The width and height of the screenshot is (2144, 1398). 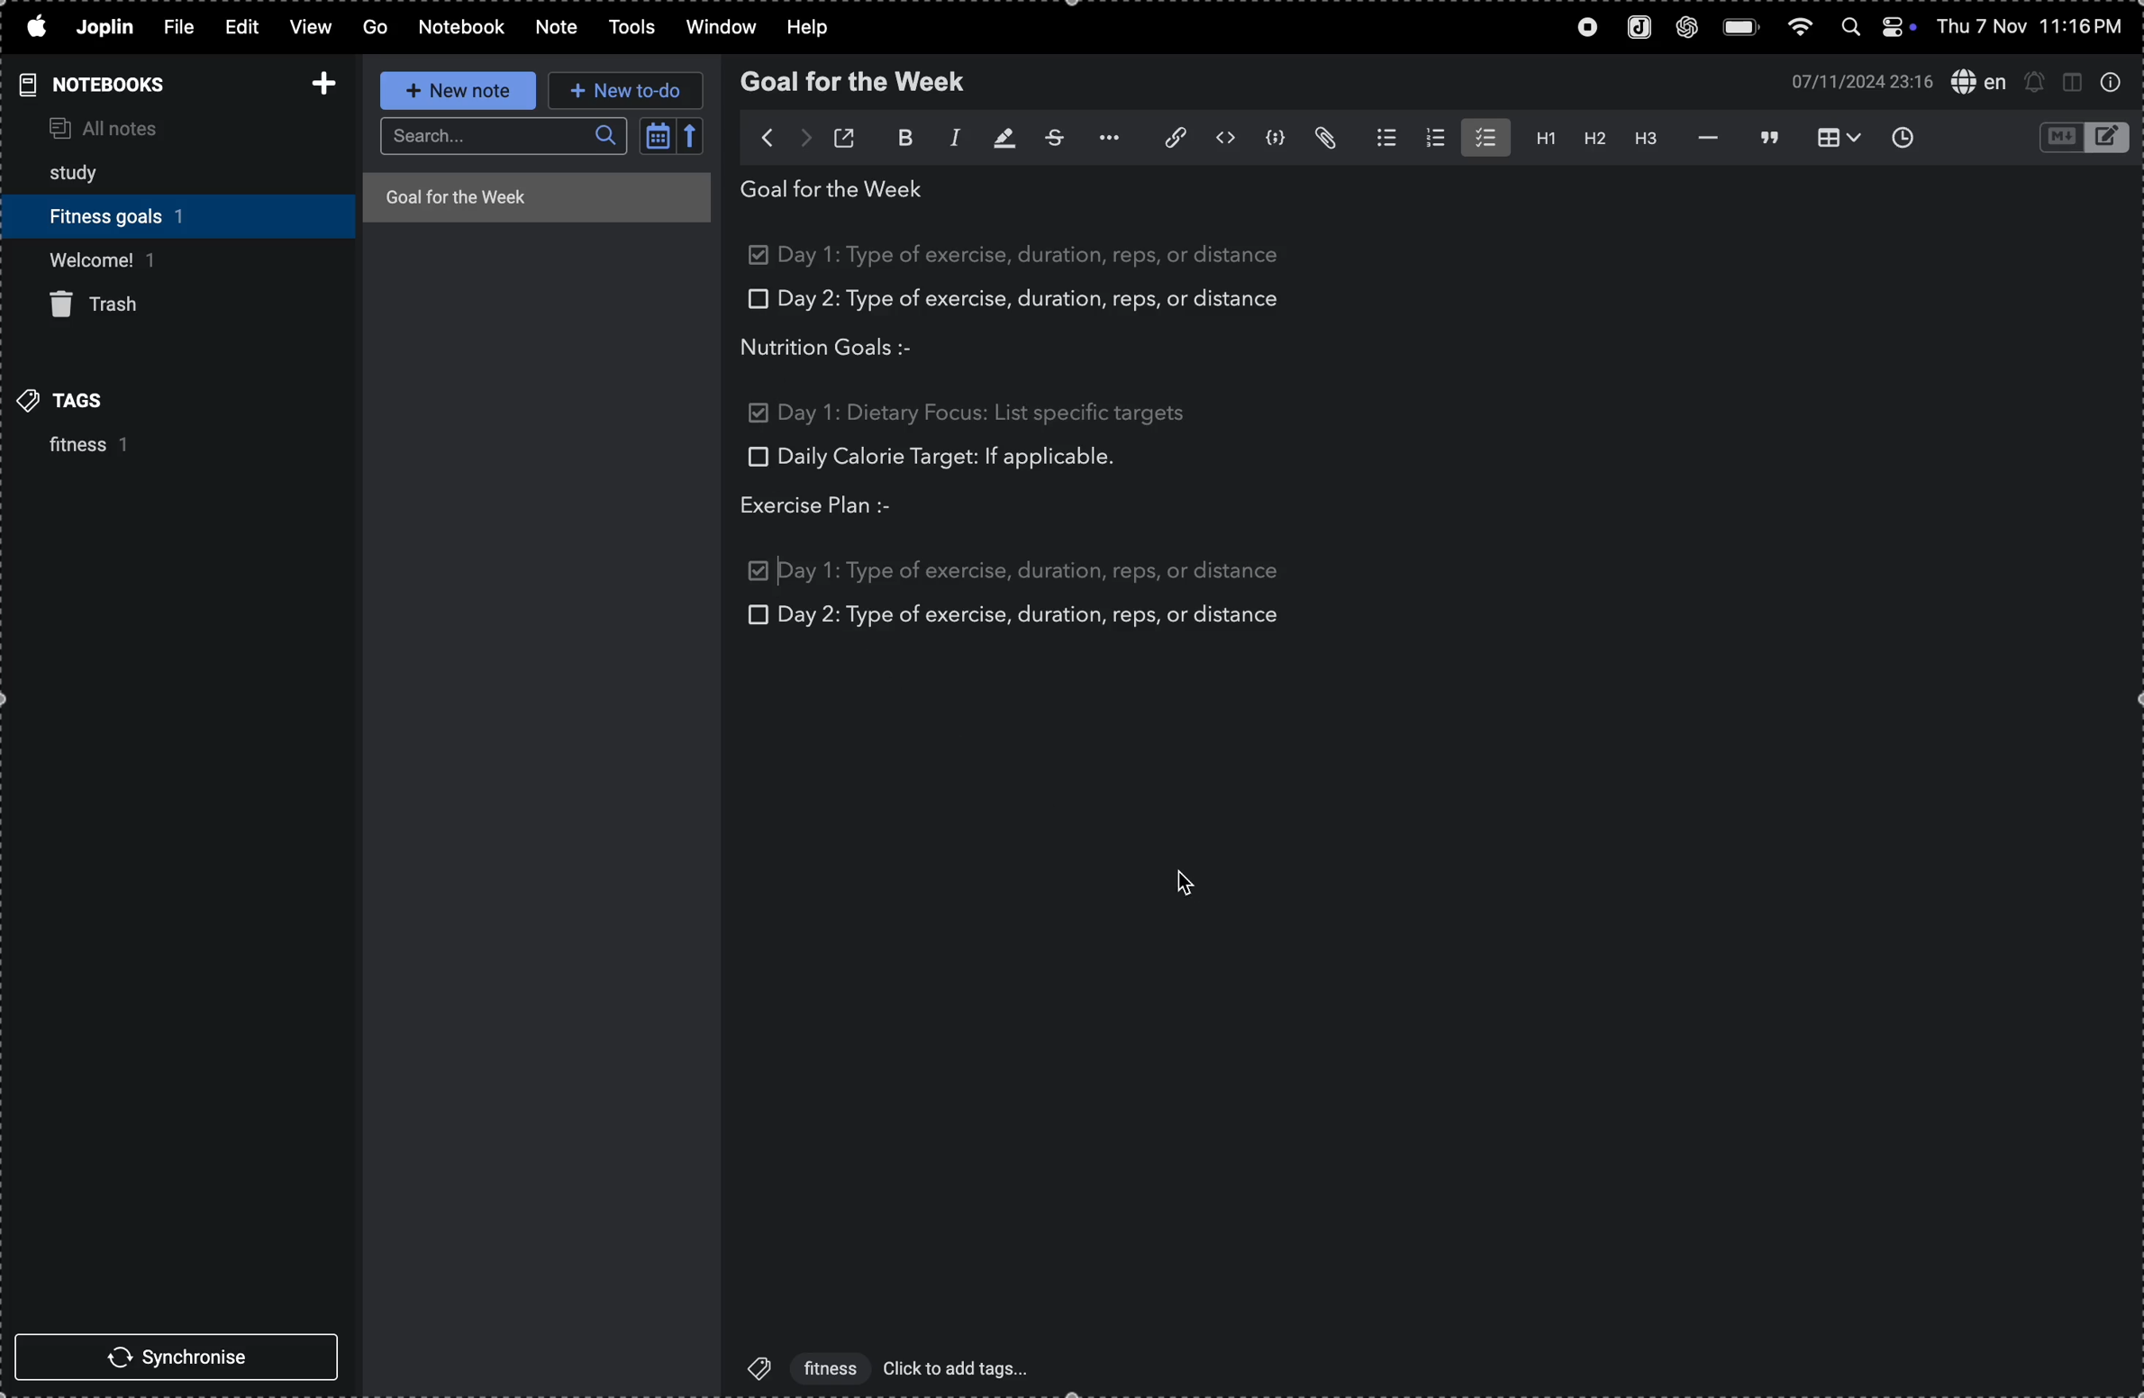 I want to click on daily calorie target: if applicable , so click(x=948, y=460).